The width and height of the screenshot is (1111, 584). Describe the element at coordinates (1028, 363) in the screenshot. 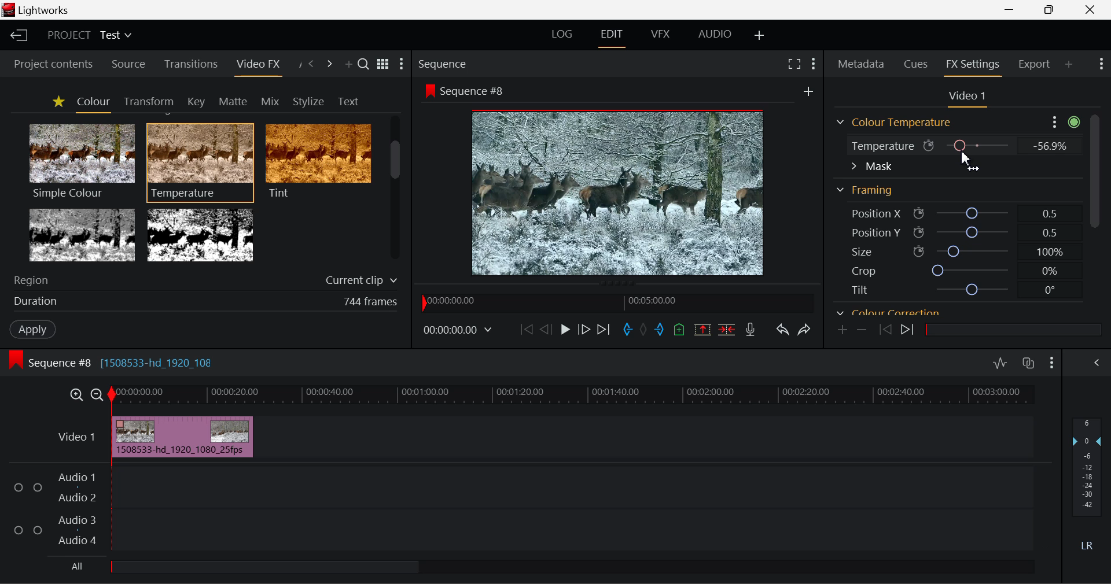

I see `Toggle auto track sync` at that location.